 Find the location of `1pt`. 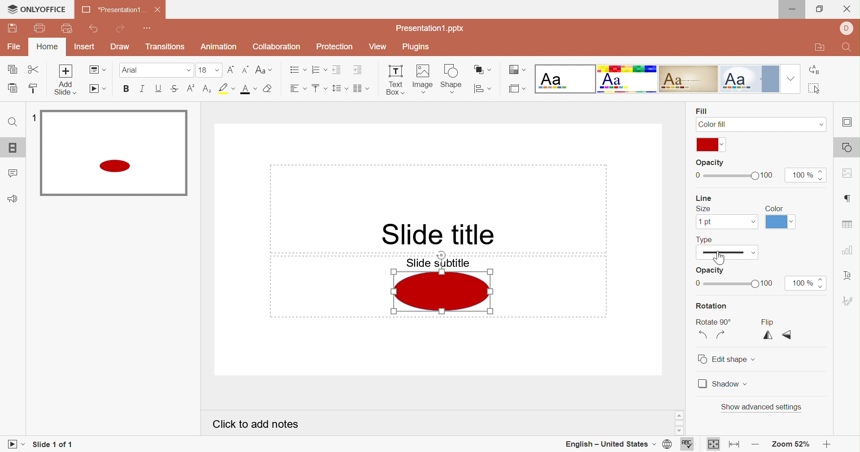

1pt is located at coordinates (705, 222).